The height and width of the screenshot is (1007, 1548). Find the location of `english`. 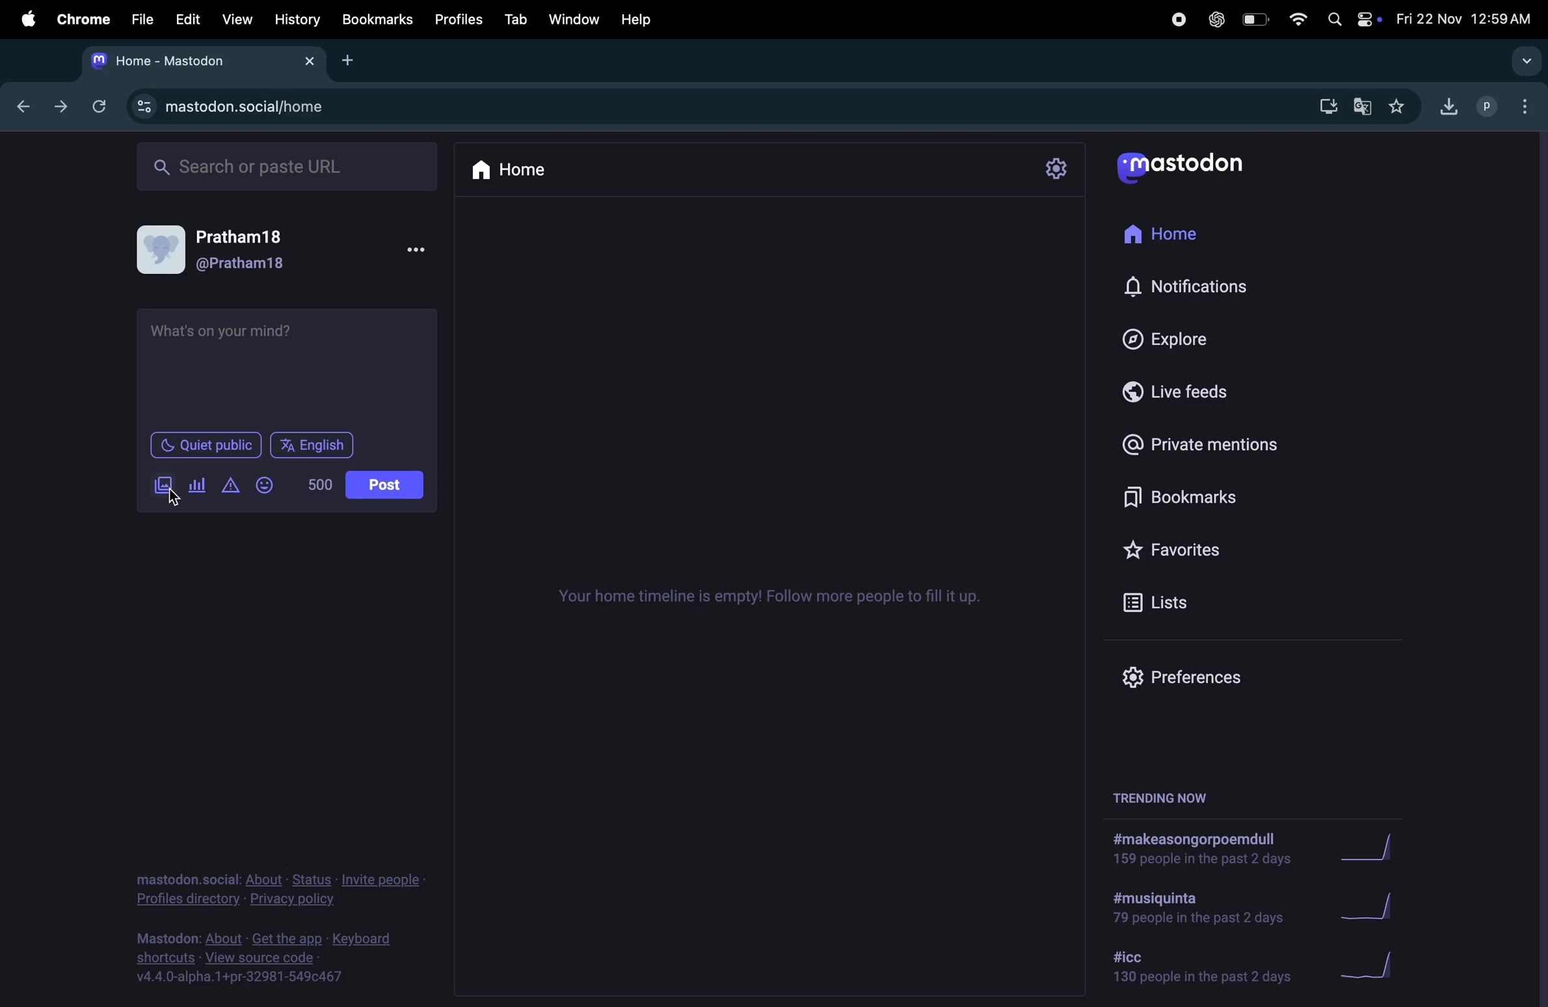

english is located at coordinates (314, 445).